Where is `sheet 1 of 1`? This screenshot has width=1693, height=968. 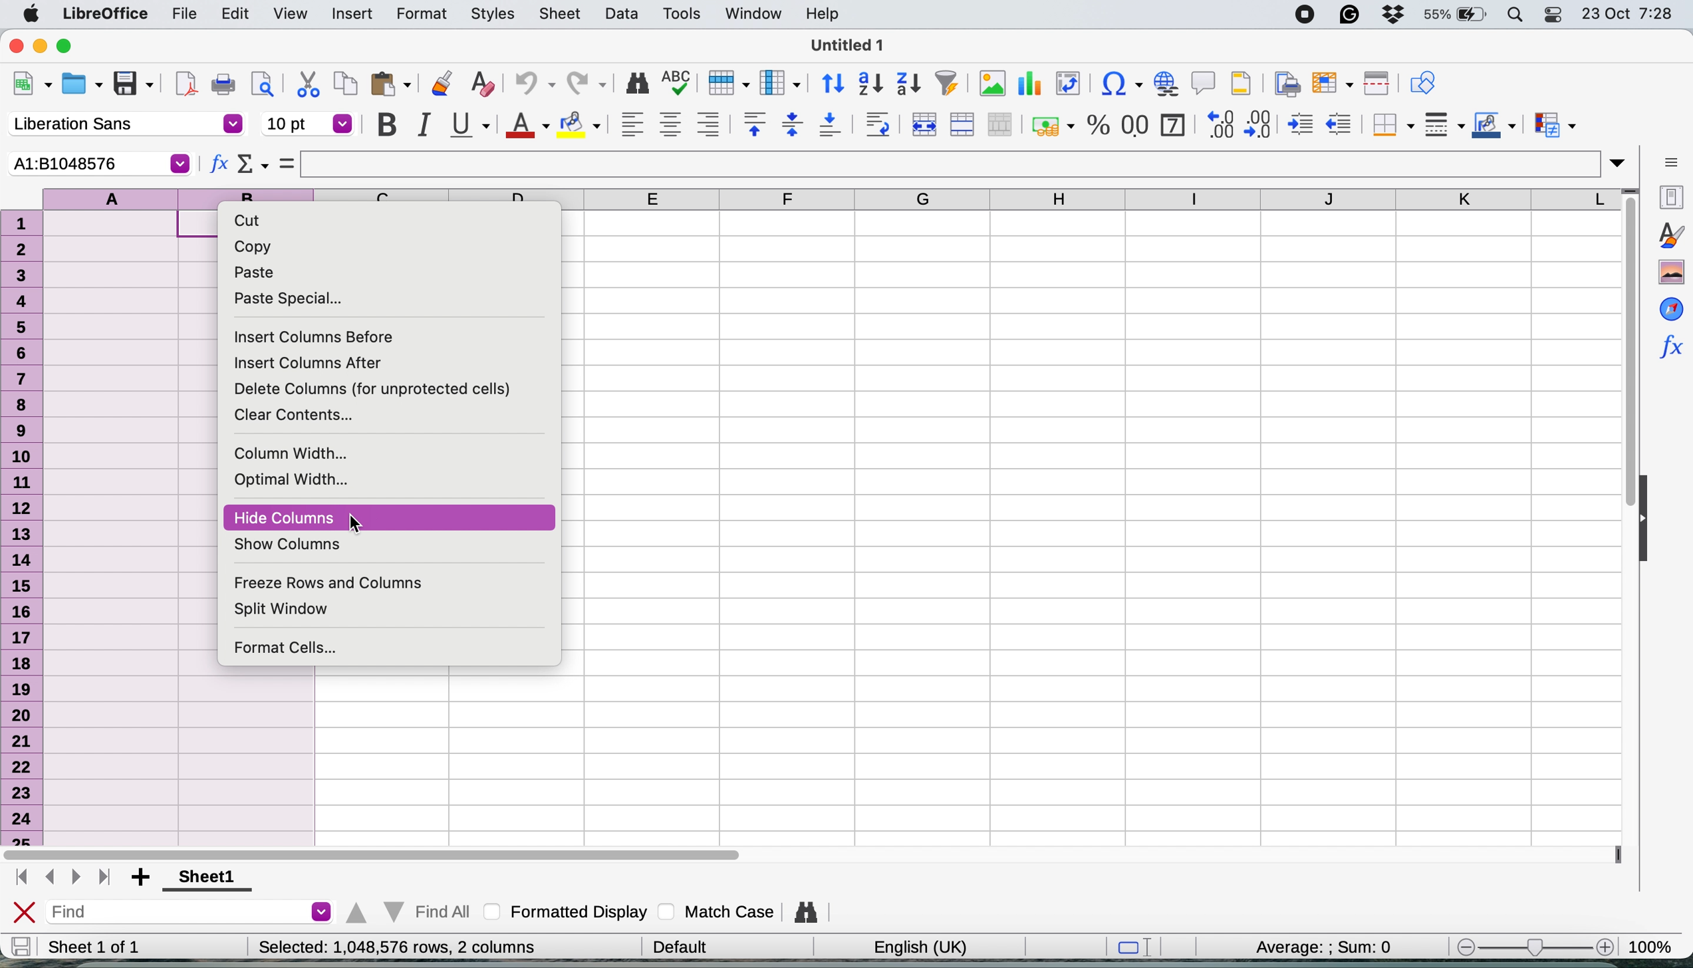 sheet 1 of 1 is located at coordinates (118, 947).